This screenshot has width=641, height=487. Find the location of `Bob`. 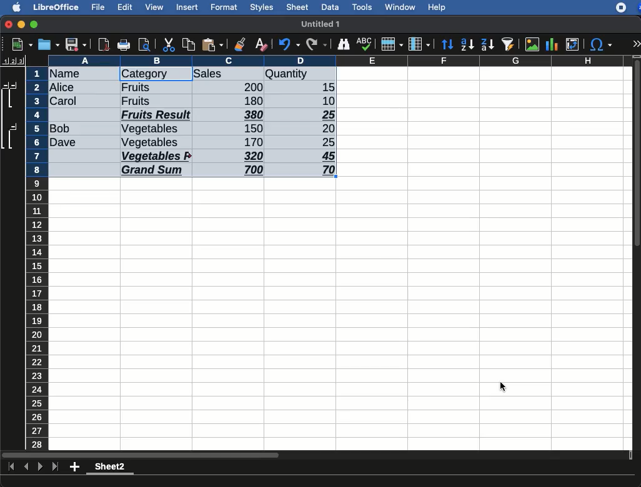

Bob is located at coordinates (63, 127).